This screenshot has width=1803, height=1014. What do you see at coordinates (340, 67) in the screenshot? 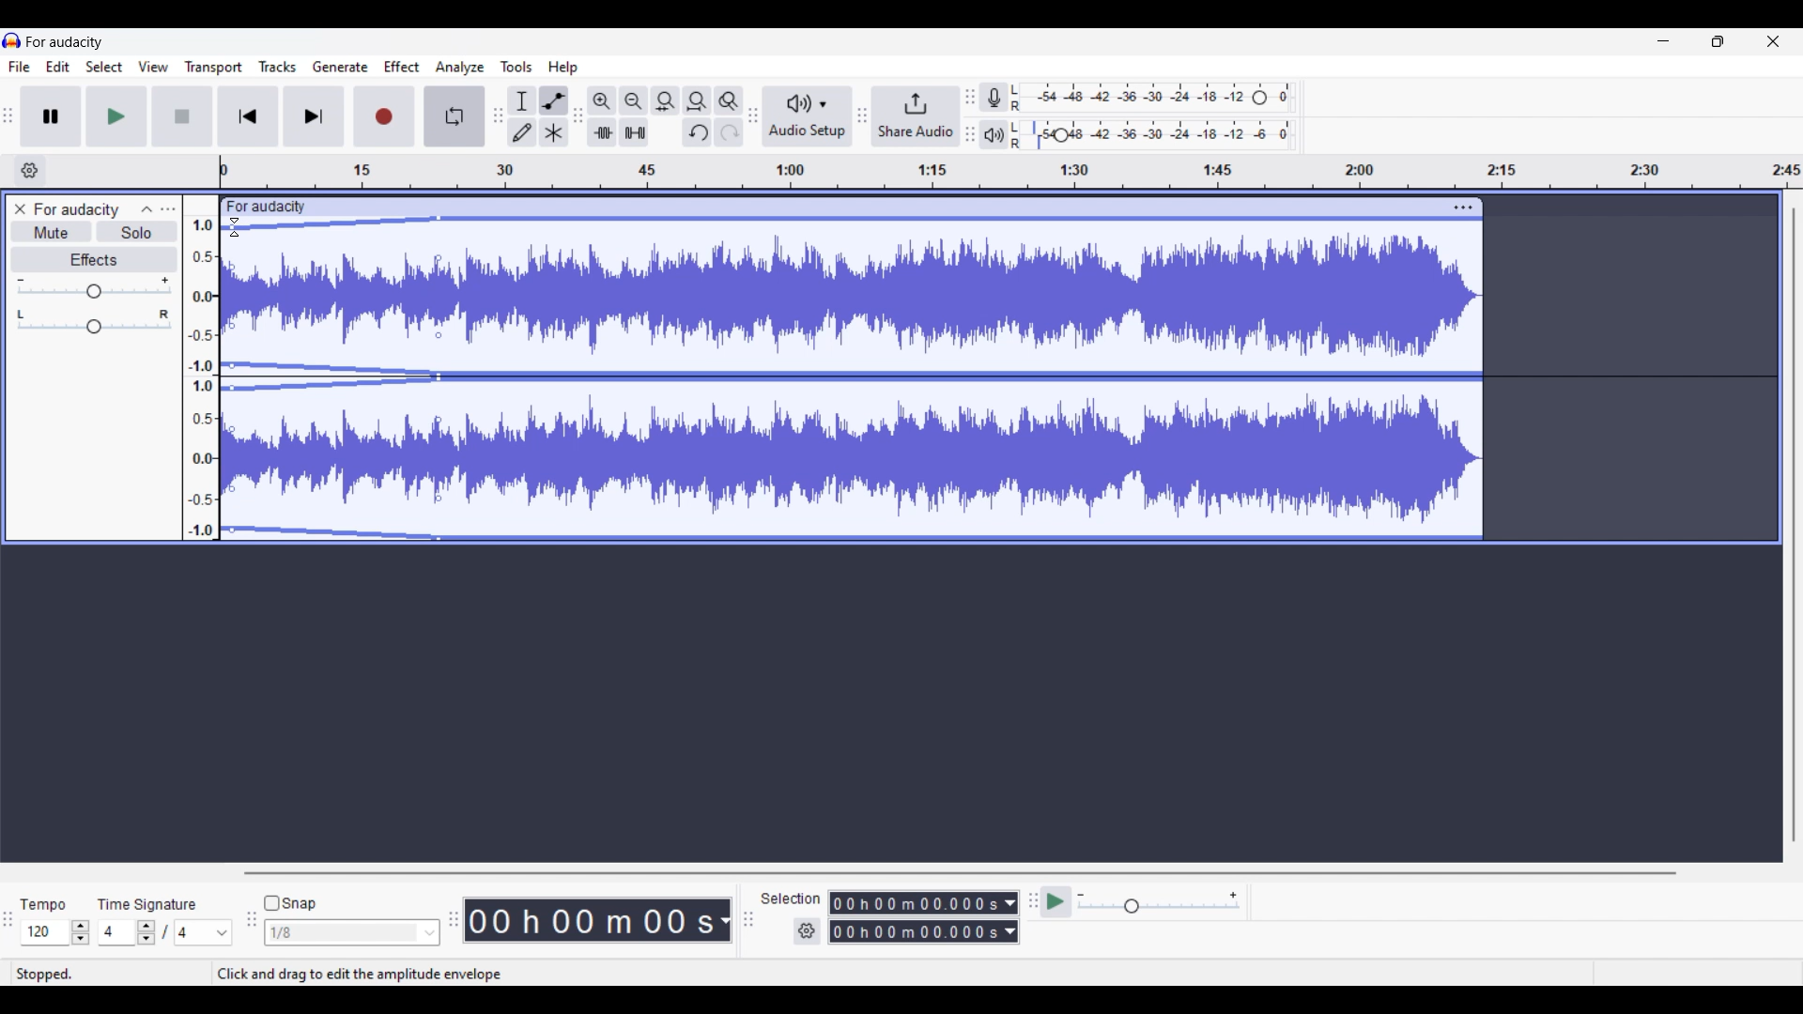
I see `Generate` at bounding box center [340, 67].